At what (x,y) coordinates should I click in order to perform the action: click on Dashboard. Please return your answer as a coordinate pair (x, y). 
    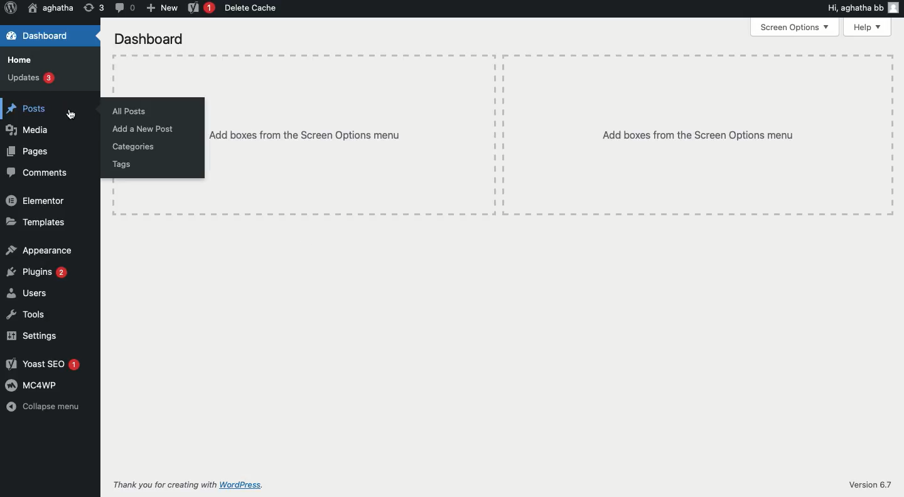
    Looking at the image, I should click on (41, 36).